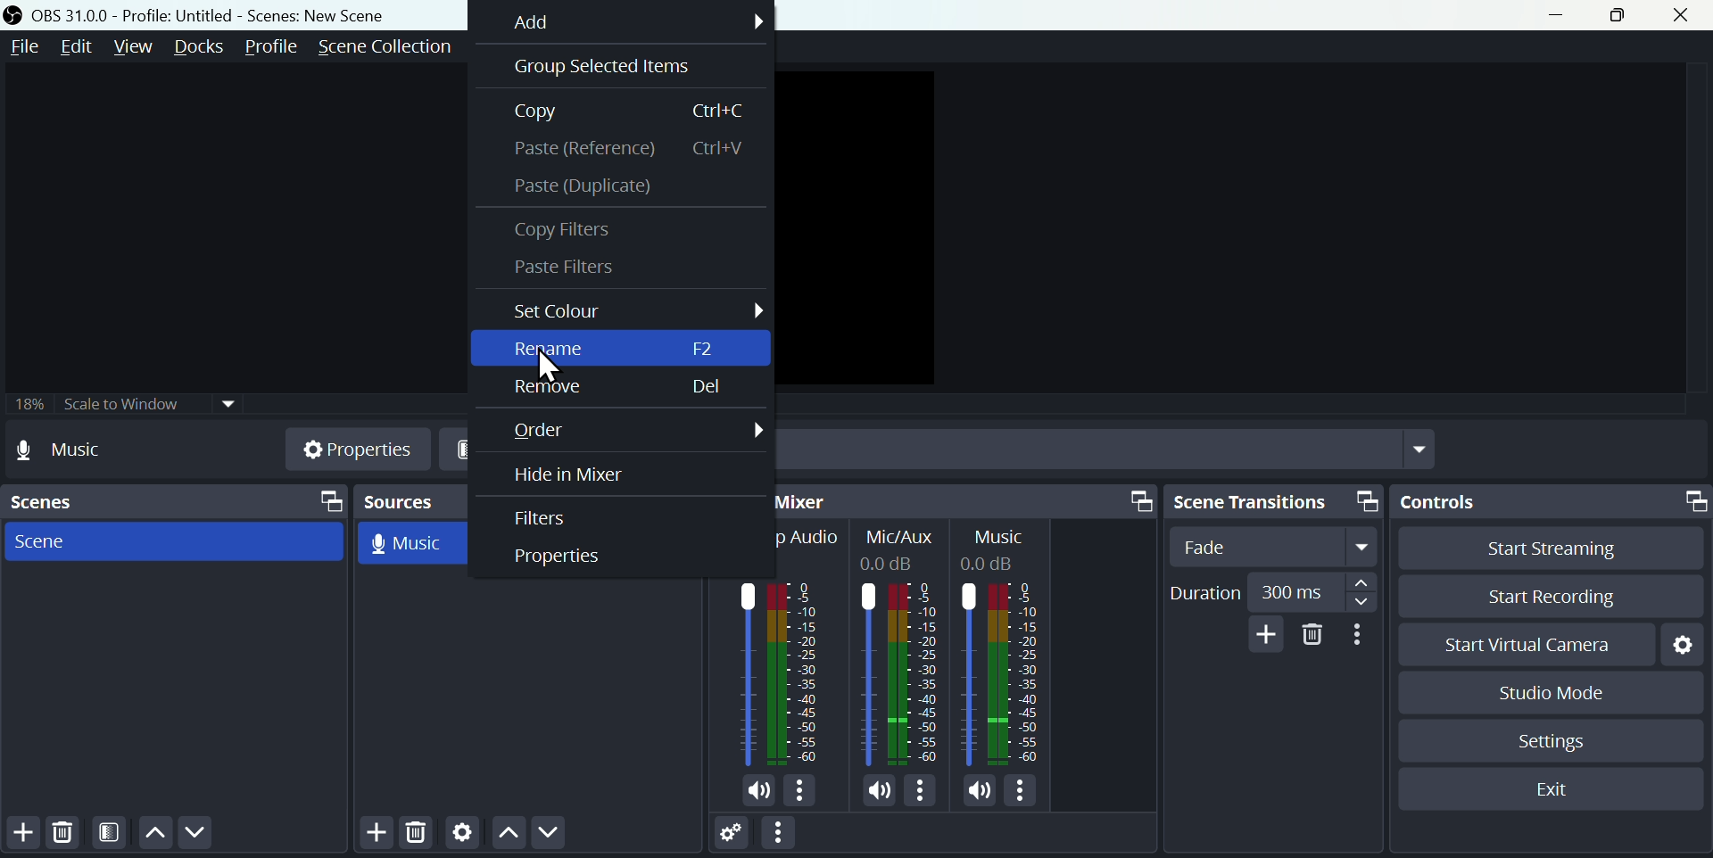 The width and height of the screenshot is (1713, 858). What do you see at coordinates (774, 673) in the screenshot?
I see `Audio bar` at bounding box center [774, 673].